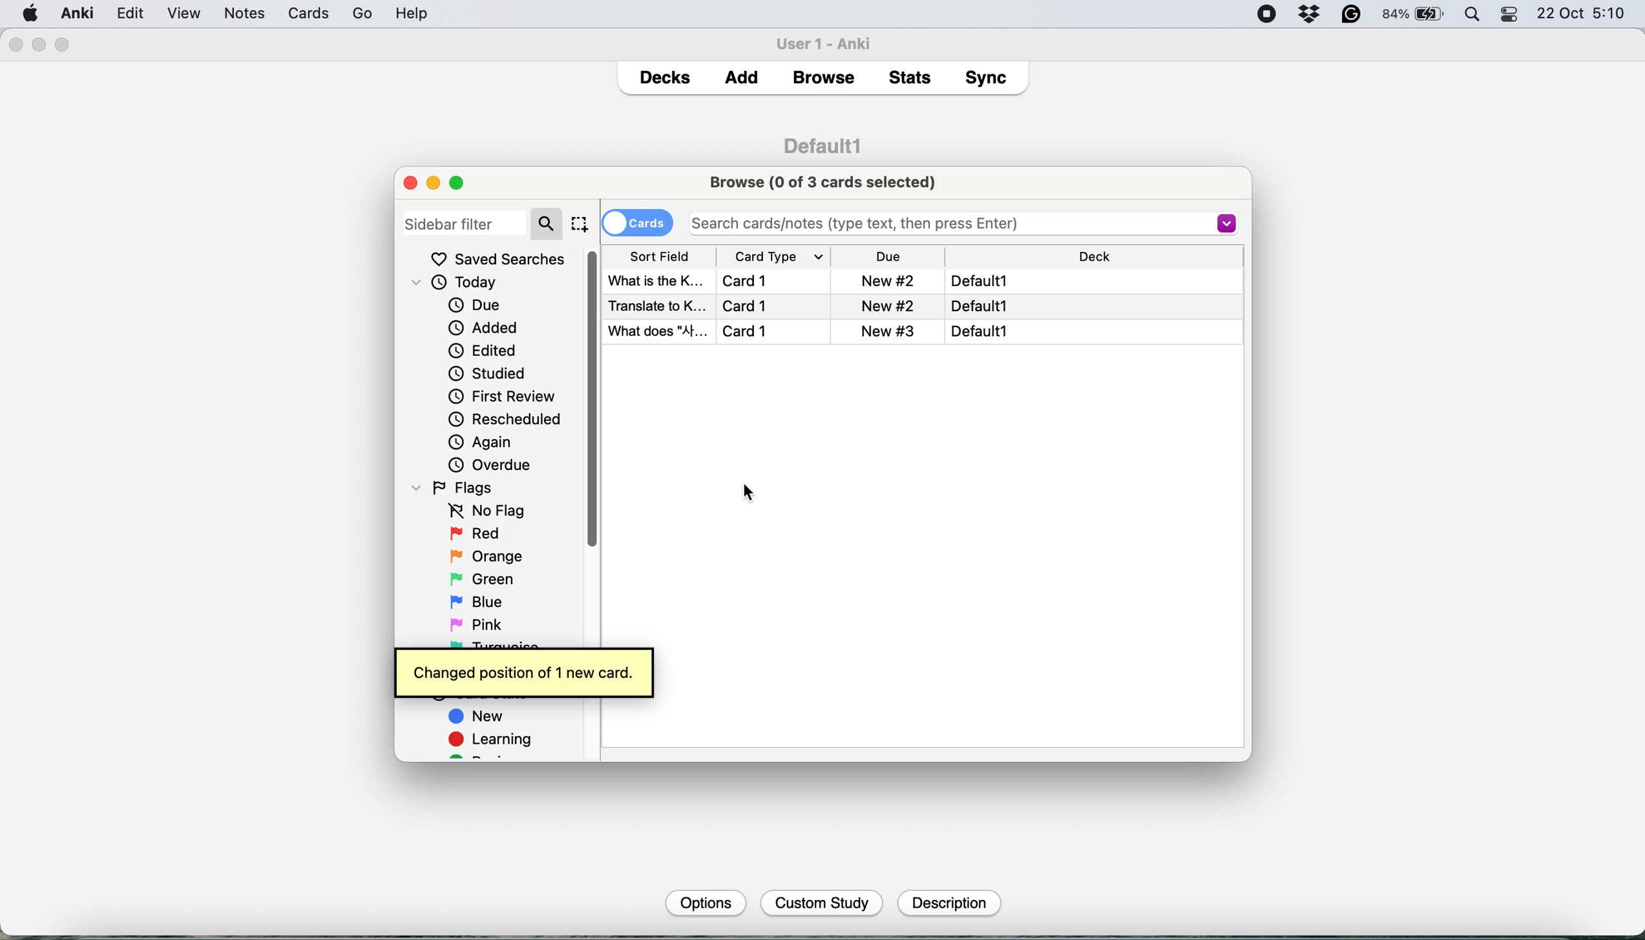 This screenshot has height=940, width=1645. I want to click on maximise, so click(63, 45).